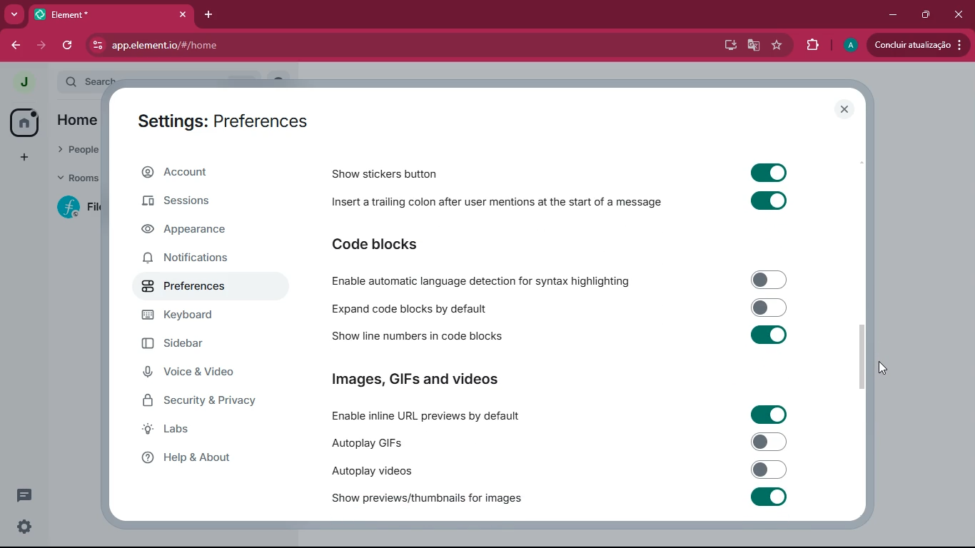 The width and height of the screenshot is (975, 548). What do you see at coordinates (769, 497) in the screenshot?
I see `` at bounding box center [769, 497].